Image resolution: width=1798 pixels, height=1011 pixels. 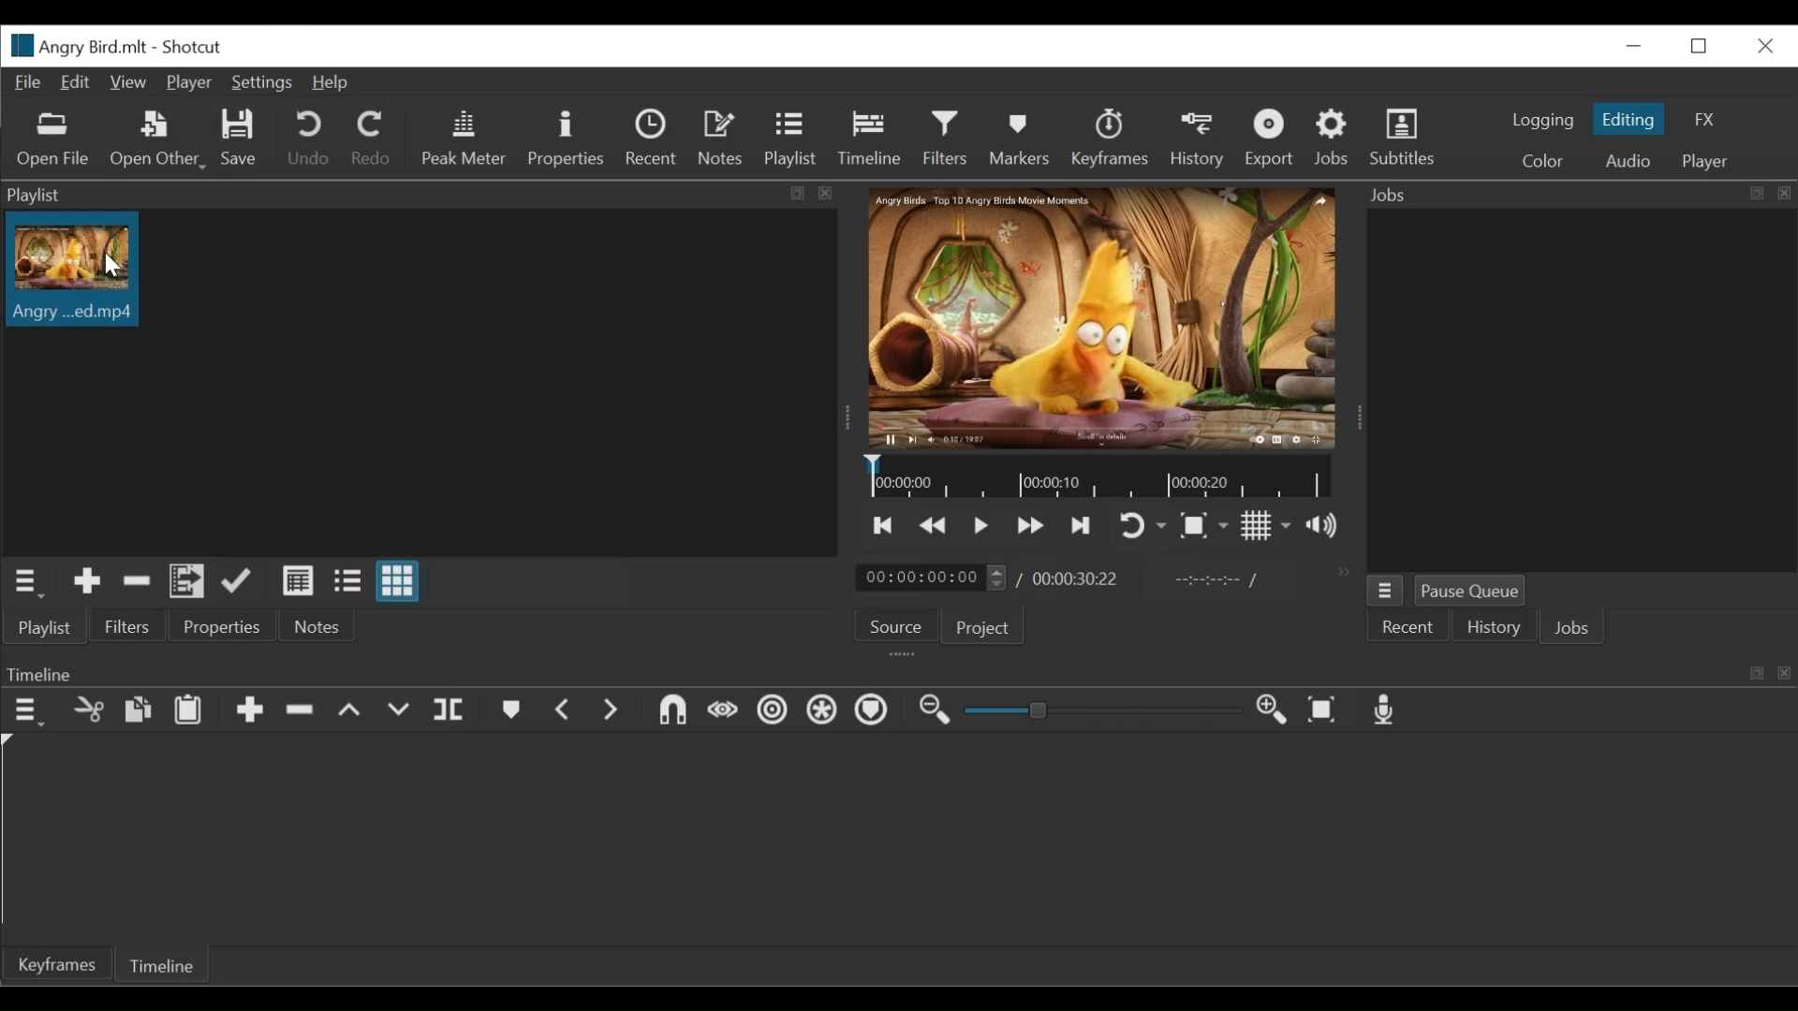 What do you see at coordinates (332, 81) in the screenshot?
I see `Help` at bounding box center [332, 81].